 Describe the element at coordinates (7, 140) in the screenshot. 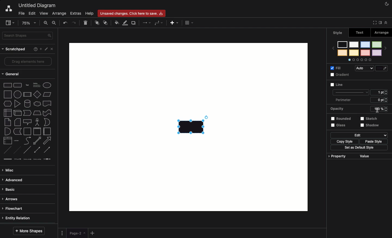

I see `list` at that location.